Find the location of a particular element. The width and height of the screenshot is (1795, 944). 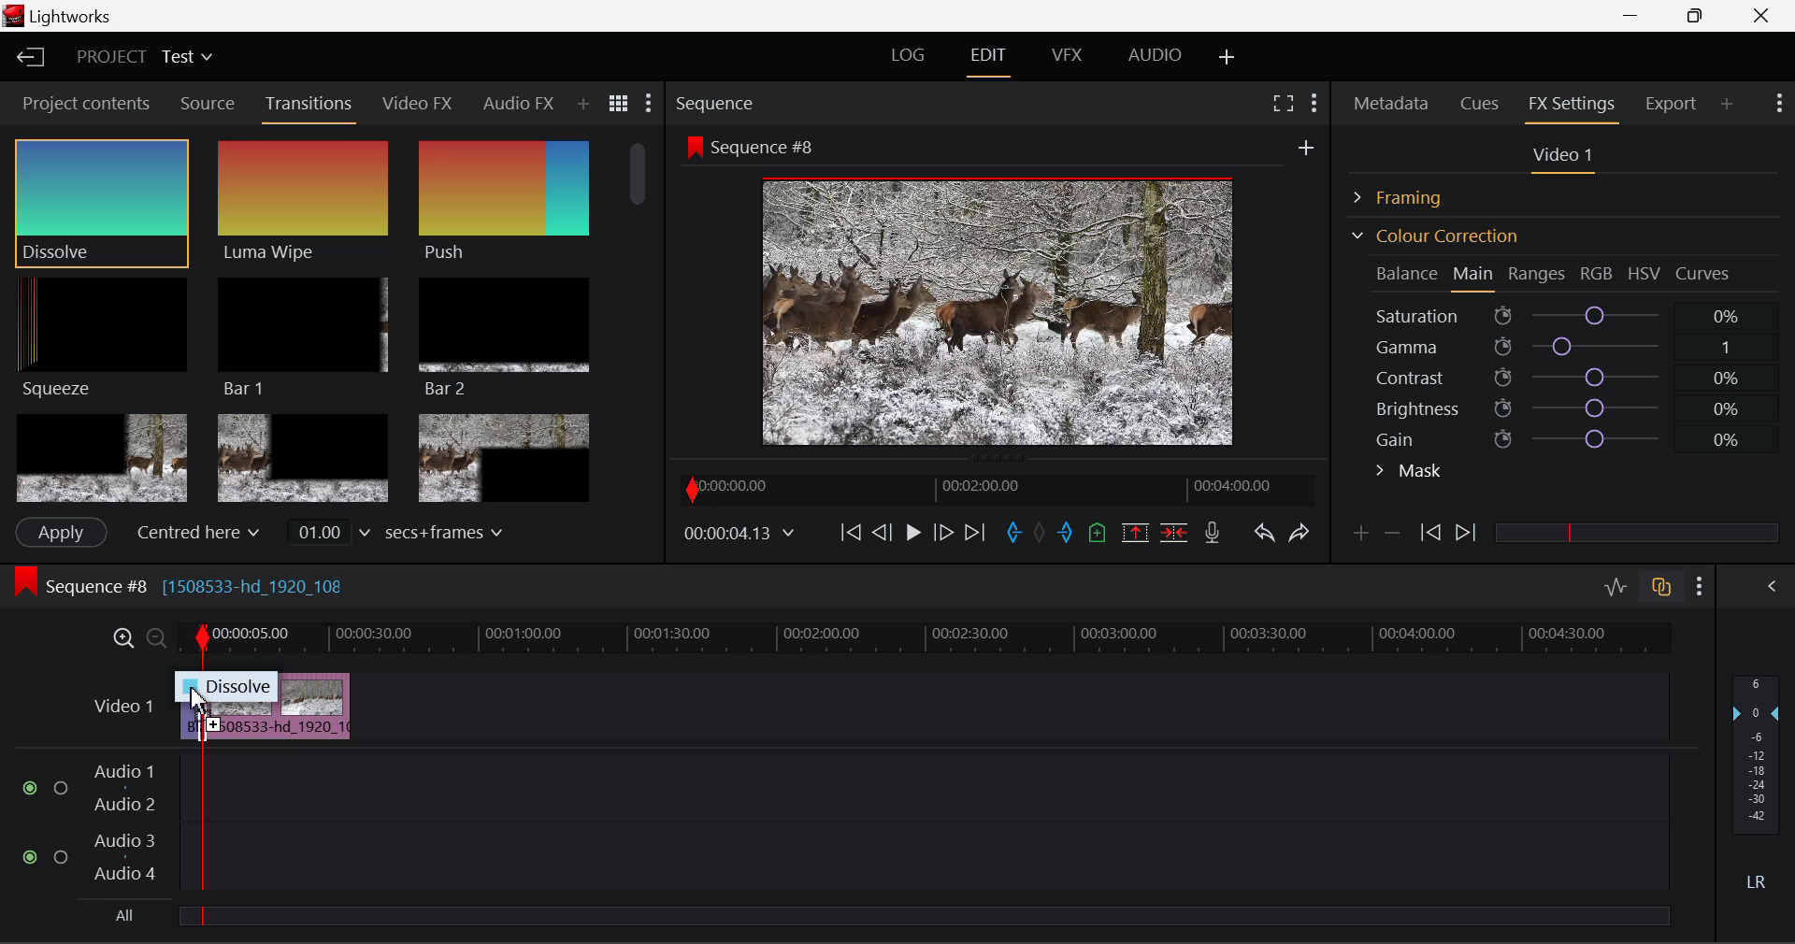

Show Audio Mix is located at coordinates (1773, 584).